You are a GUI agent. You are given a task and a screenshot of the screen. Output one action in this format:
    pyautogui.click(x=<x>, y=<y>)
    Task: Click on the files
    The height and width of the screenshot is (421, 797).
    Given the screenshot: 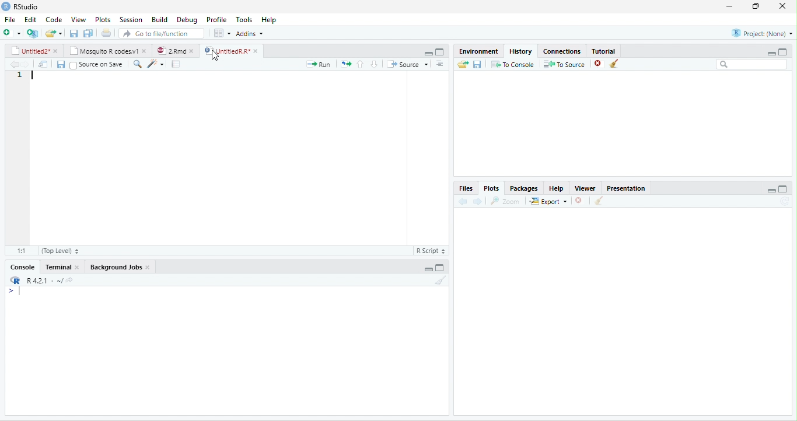 What is the action you would take?
    pyautogui.click(x=40, y=63)
    